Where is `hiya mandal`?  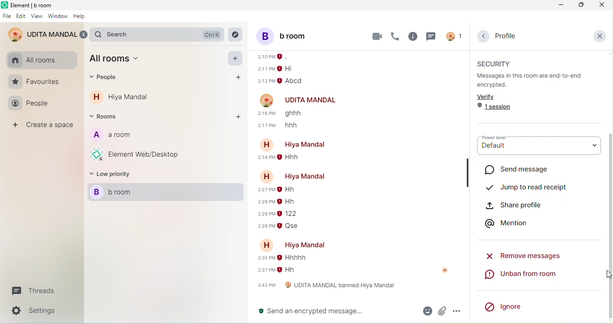 hiya mandal is located at coordinates (130, 97).